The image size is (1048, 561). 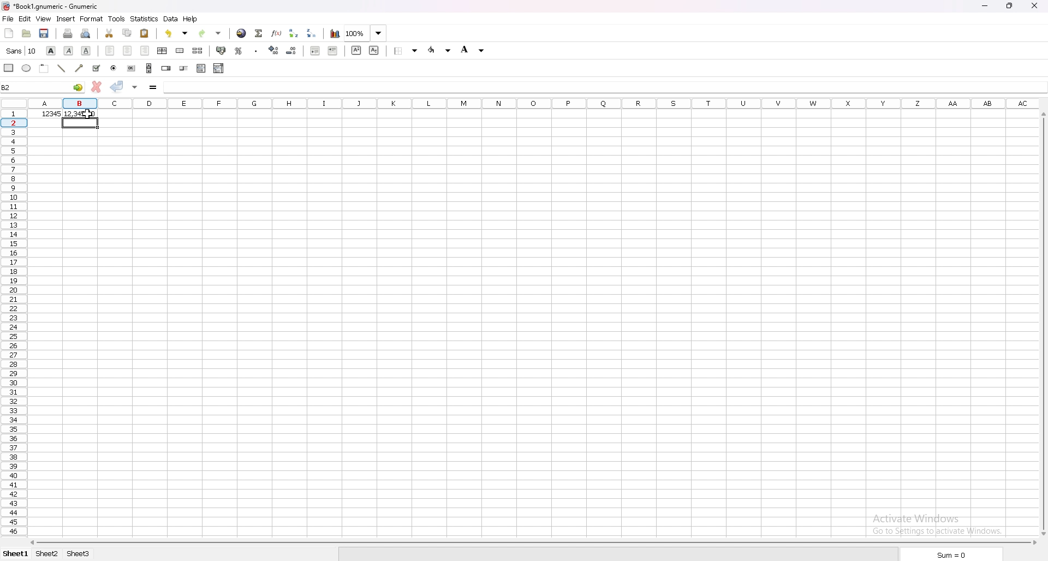 What do you see at coordinates (50, 7) in the screenshot?
I see `file name` at bounding box center [50, 7].